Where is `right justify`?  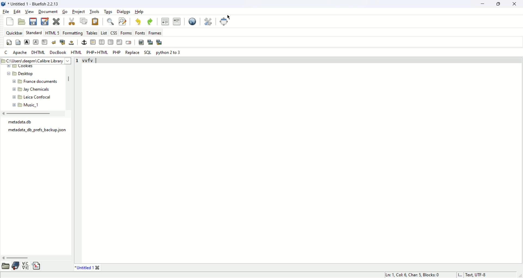 right justify is located at coordinates (111, 42).